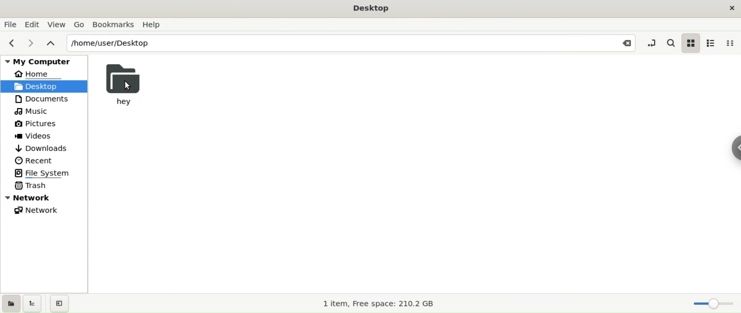  Describe the element at coordinates (58, 25) in the screenshot. I see `view` at that location.